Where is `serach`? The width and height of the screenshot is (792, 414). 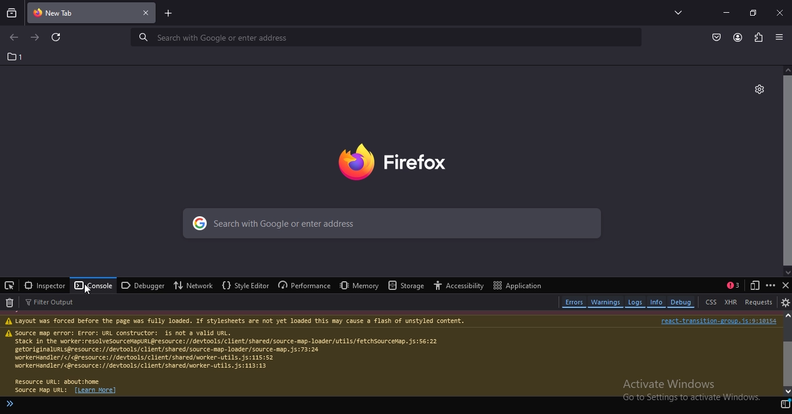
serach is located at coordinates (381, 37).